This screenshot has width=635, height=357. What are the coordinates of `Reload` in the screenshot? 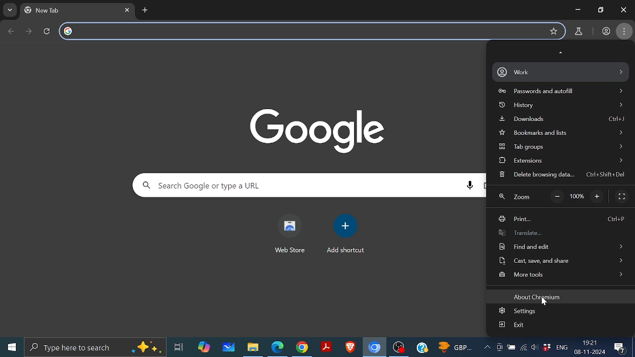 It's located at (48, 31).